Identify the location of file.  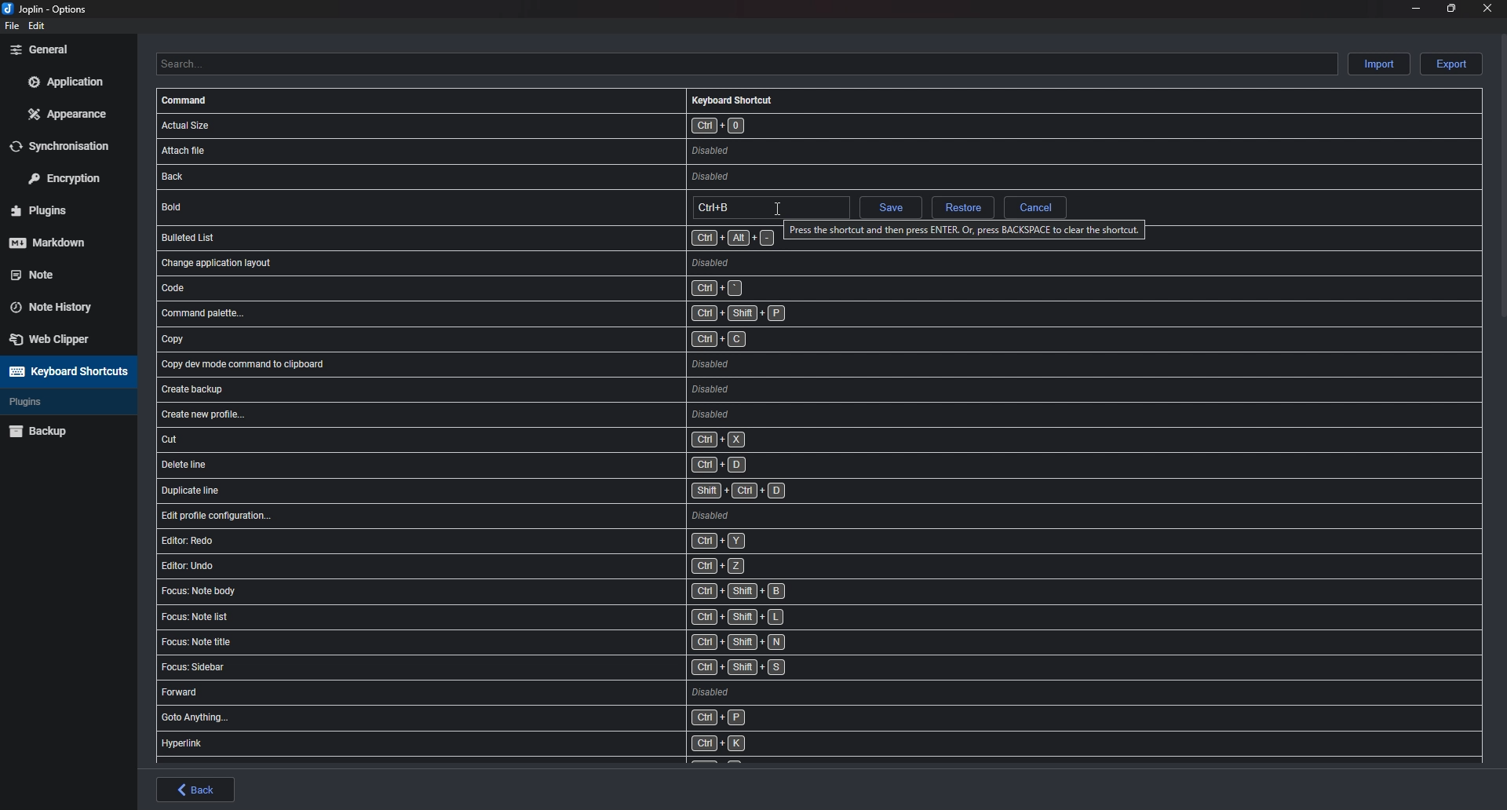
(10, 26).